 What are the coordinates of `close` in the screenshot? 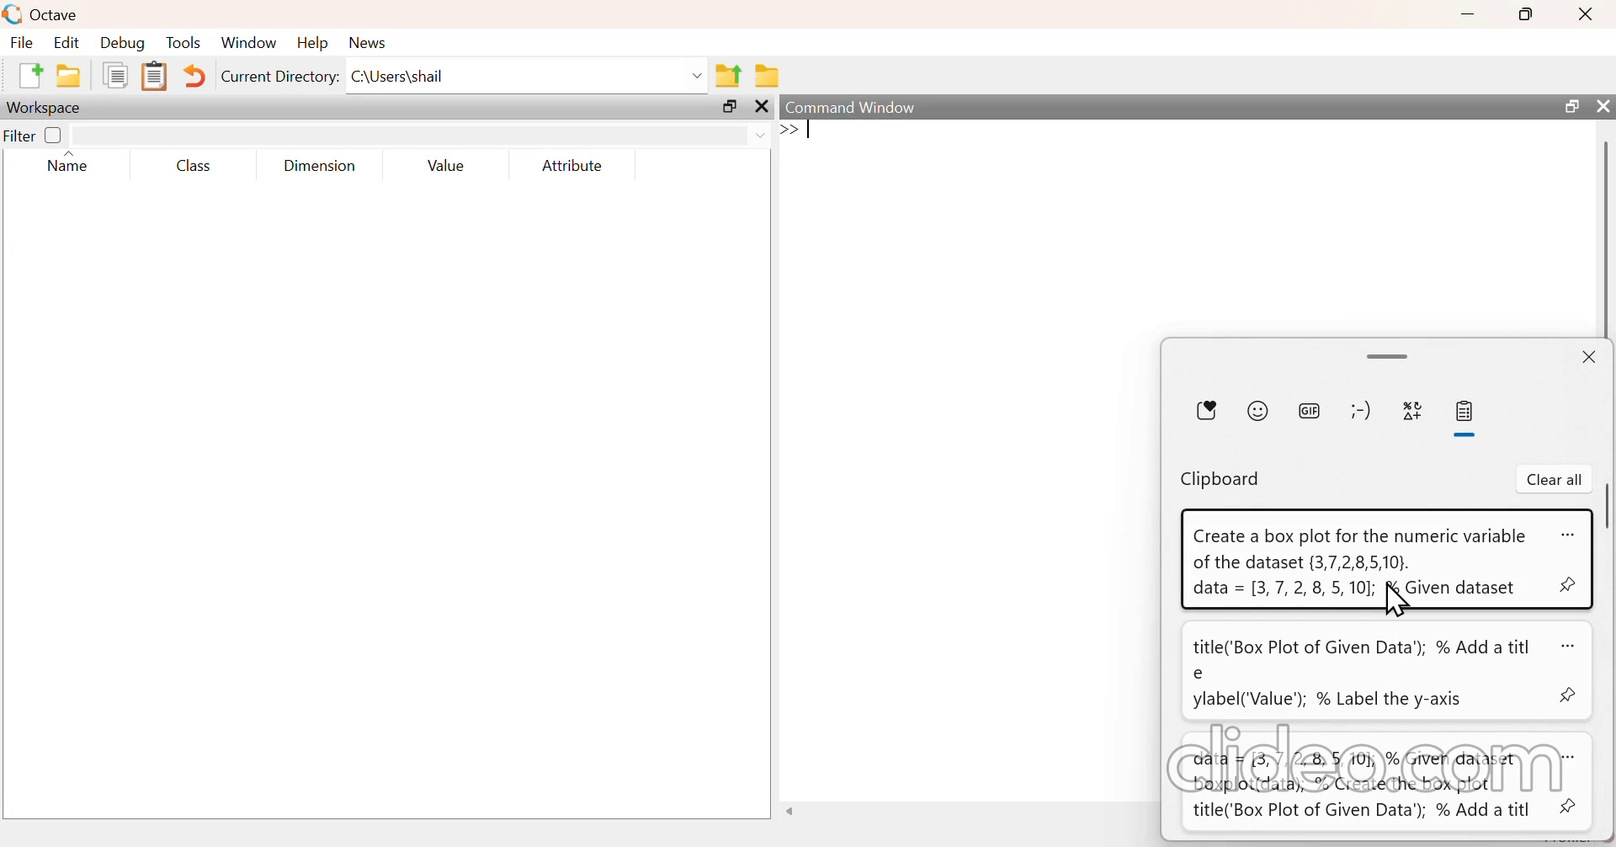 It's located at (761, 106).